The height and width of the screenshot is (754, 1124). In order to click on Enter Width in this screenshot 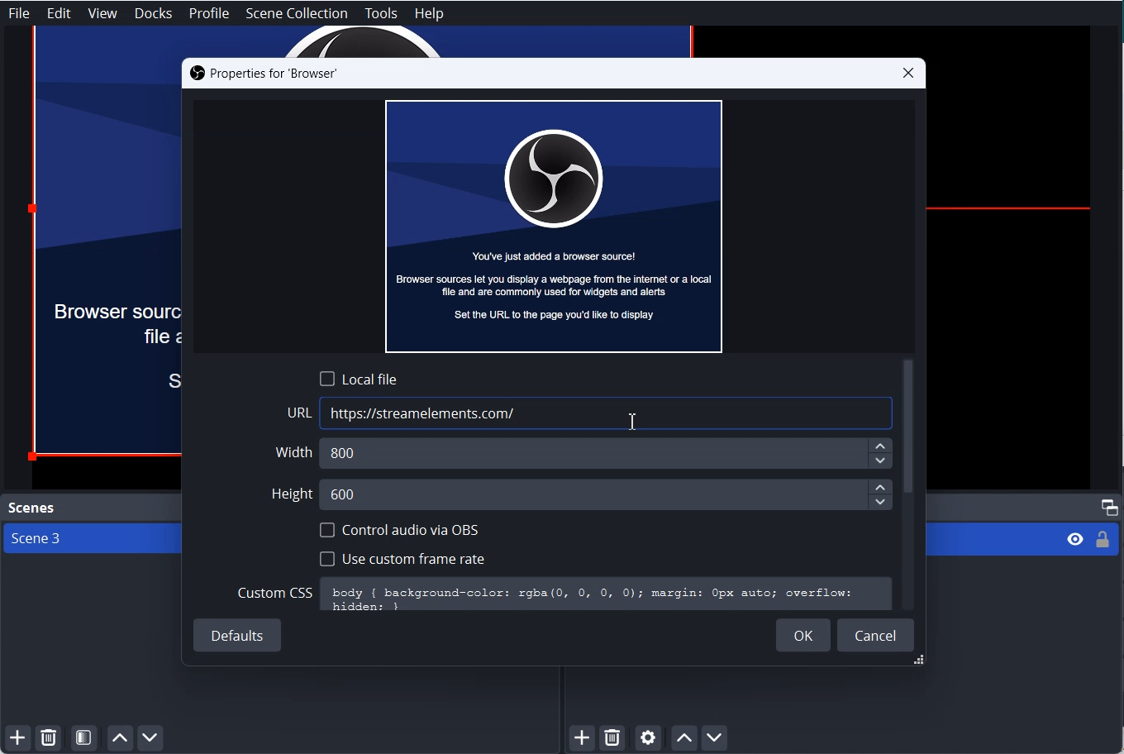, I will do `click(586, 453)`.